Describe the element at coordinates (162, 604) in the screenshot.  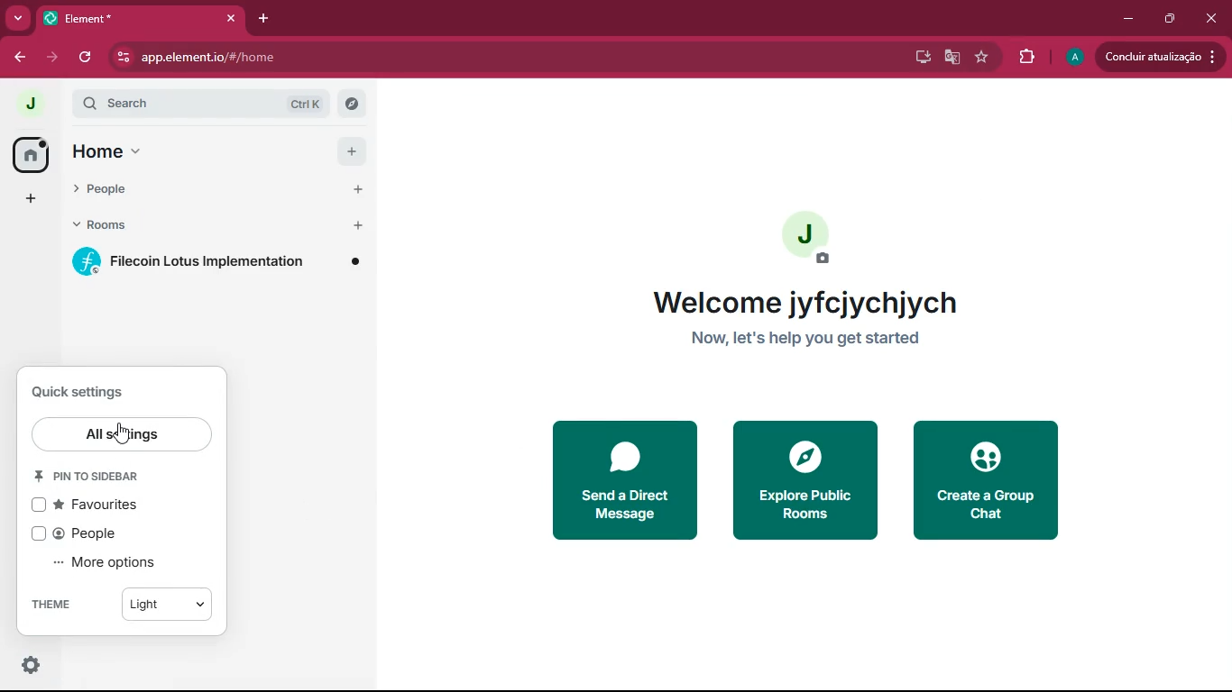
I see `light` at that location.